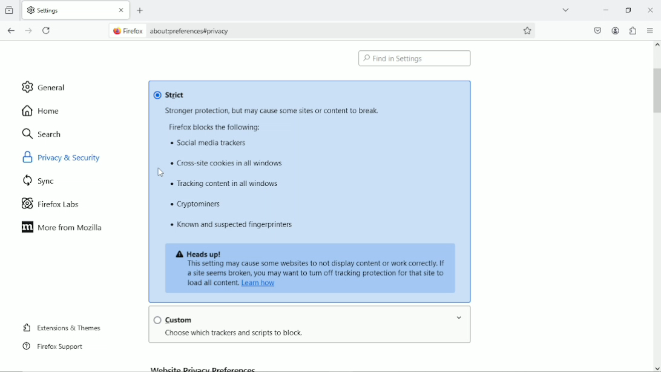 Image resolution: width=661 pixels, height=372 pixels. What do you see at coordinates (28, 30) in the screenshot?
I see `go forward` at bounding box center [28, 30].